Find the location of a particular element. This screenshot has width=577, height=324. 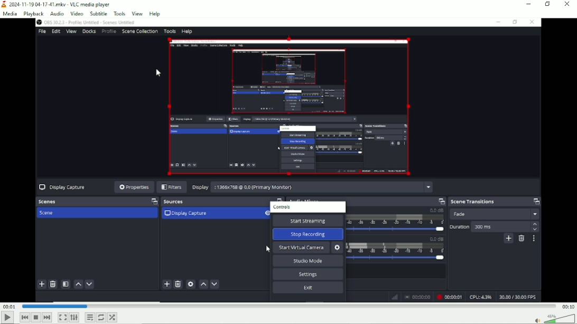

Video is located at coordinates (77, 14).